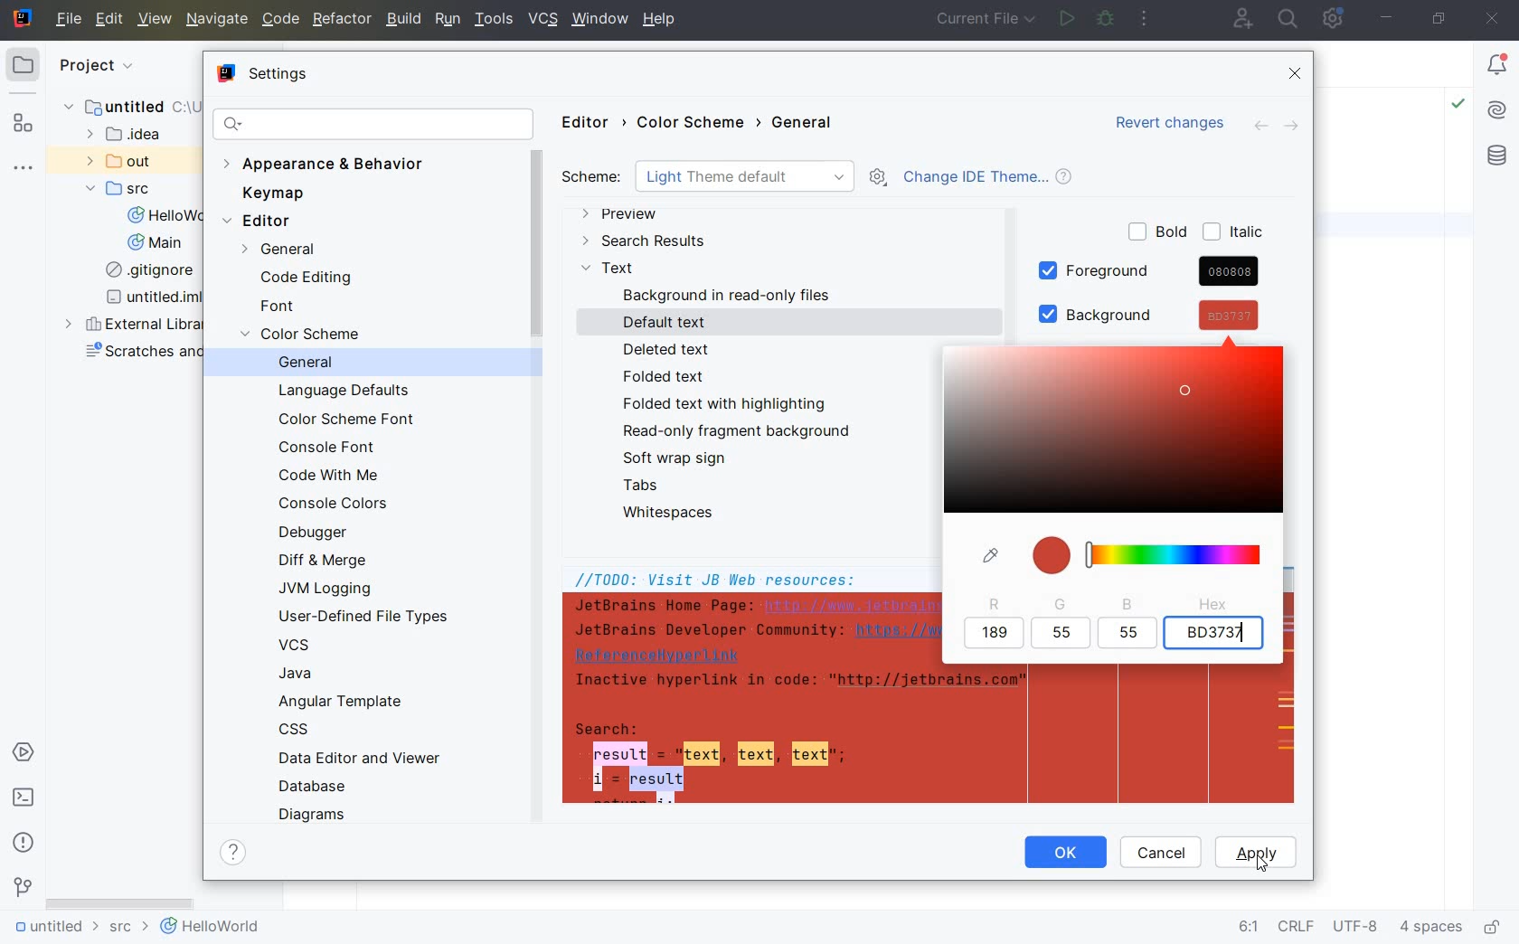  Describe the element at coordinates (1065, 854) in the screenshot. I see `OK` at that location.